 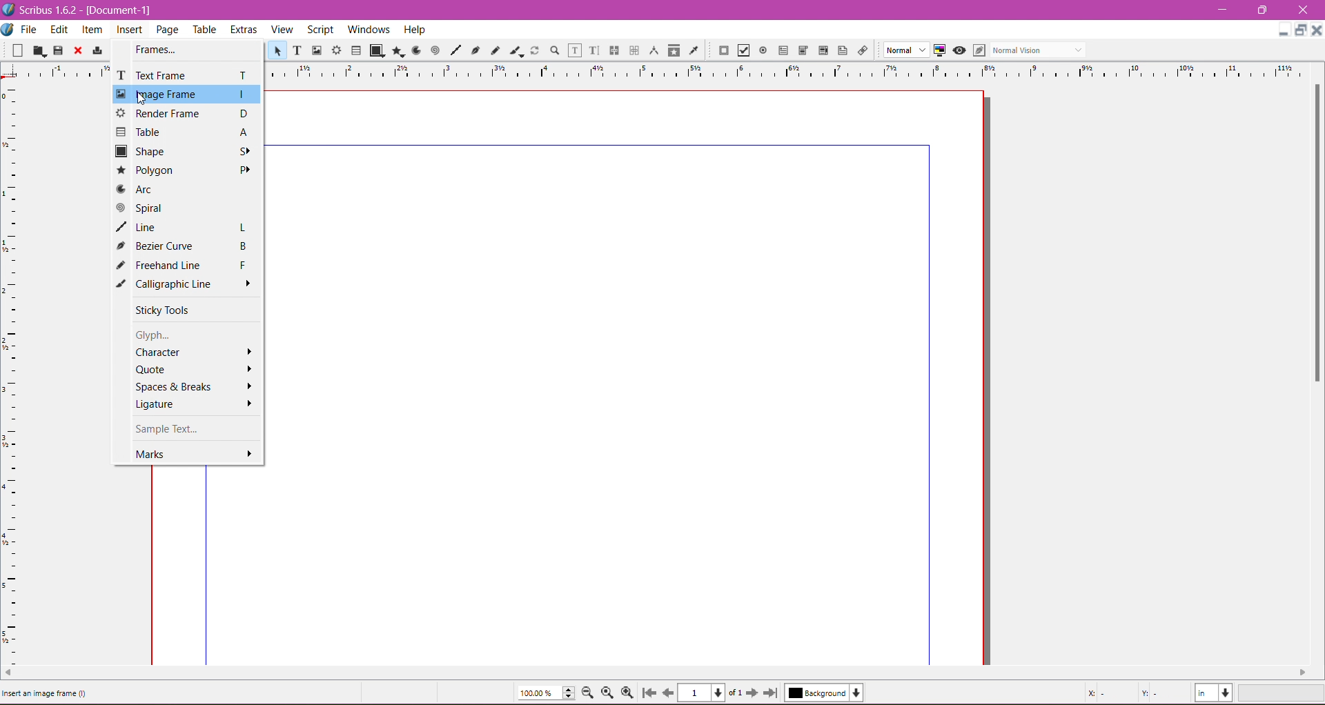 What do you see at coordinates (614, 50) in the screenshot?
I see `Link Text Frames` at bounding box center [614, 50].